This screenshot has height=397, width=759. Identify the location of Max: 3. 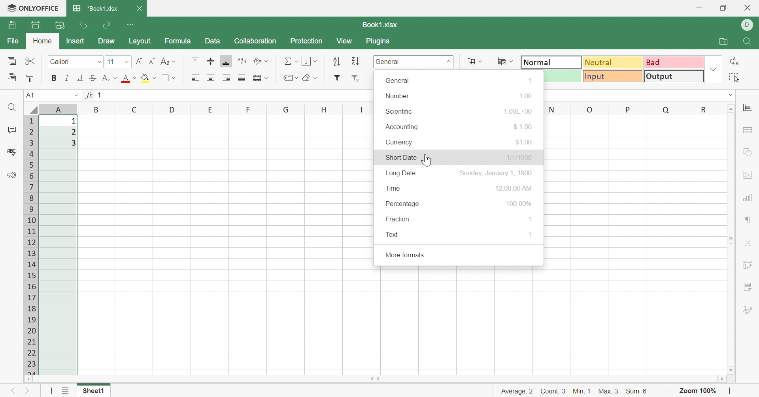
(609, 391).